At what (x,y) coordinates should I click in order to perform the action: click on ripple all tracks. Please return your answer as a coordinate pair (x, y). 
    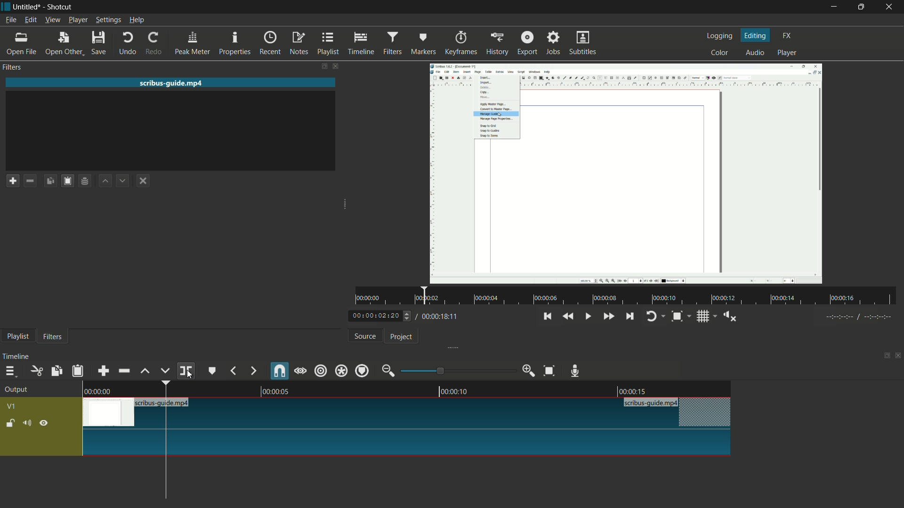
    Looking at the image, I should click on (341, 371).